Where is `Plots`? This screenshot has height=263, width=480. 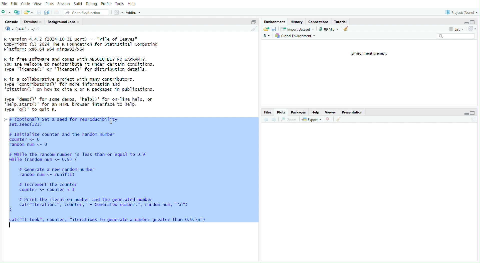 Plots is located at coordinates (282, 111).